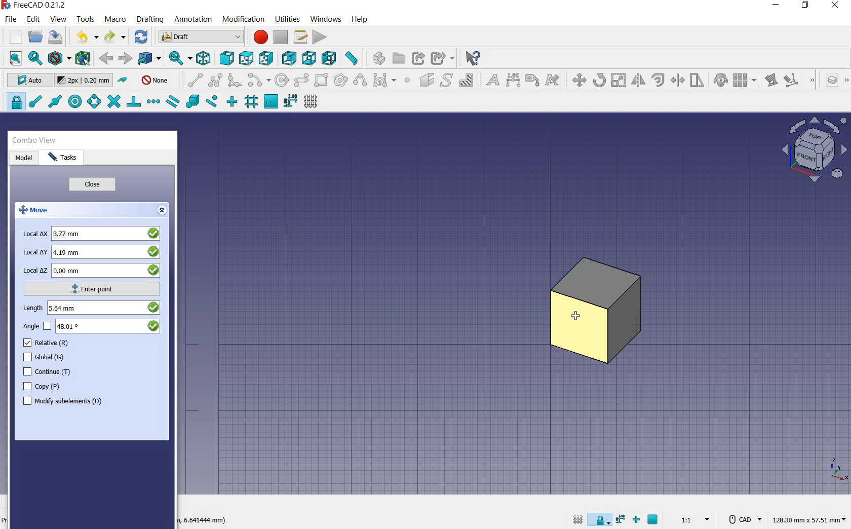  What do you see at coordinates (447, 80) in the screenshot?
I see `shape from text` at bounding box center [447, 80].